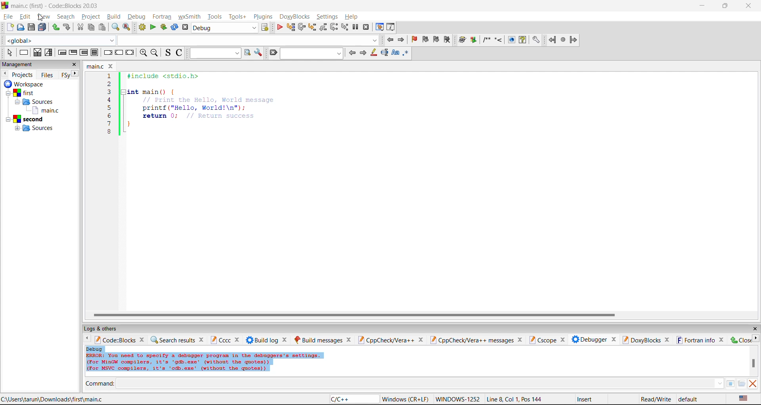 The image size is (761, 405). Describe the element at coordinates (352, 17) in the screenshot. I see `help` at that location.